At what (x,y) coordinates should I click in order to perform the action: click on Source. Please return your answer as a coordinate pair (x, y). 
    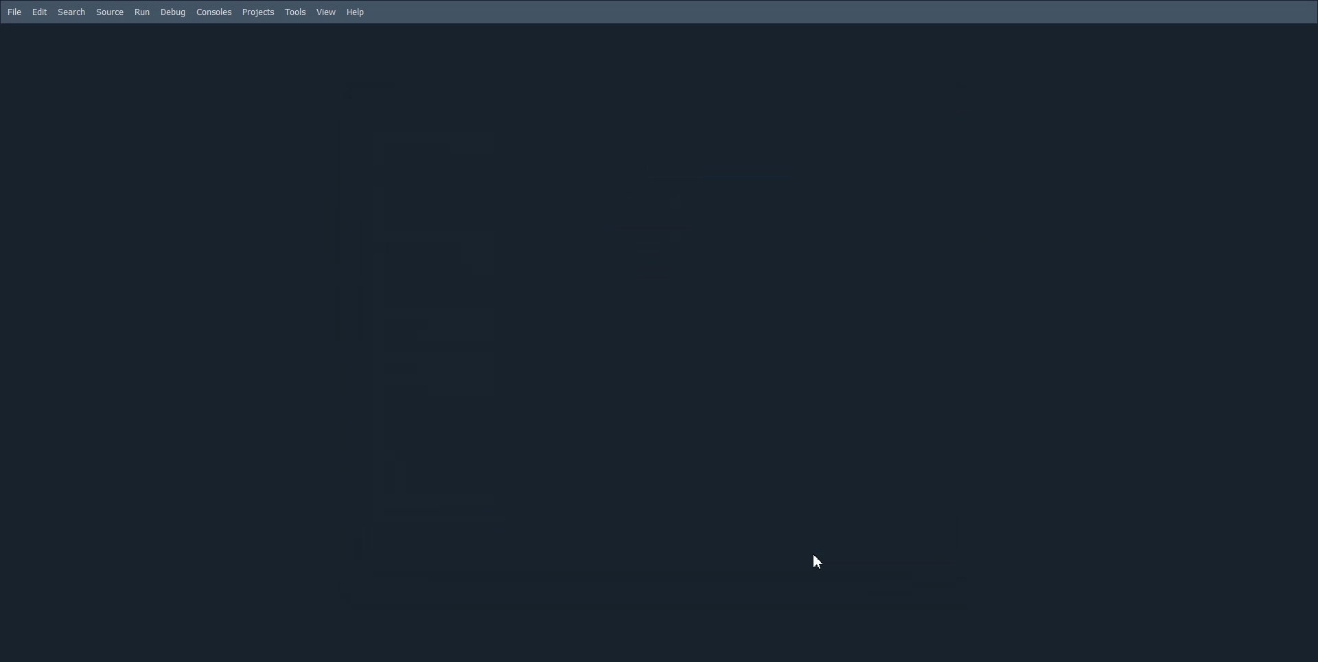
    Looking at the image, I should click on (111, 12).